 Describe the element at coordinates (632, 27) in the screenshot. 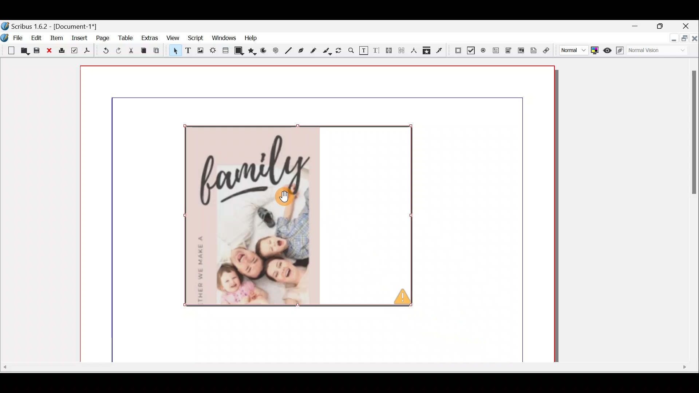

I see `Minimise` at that location.